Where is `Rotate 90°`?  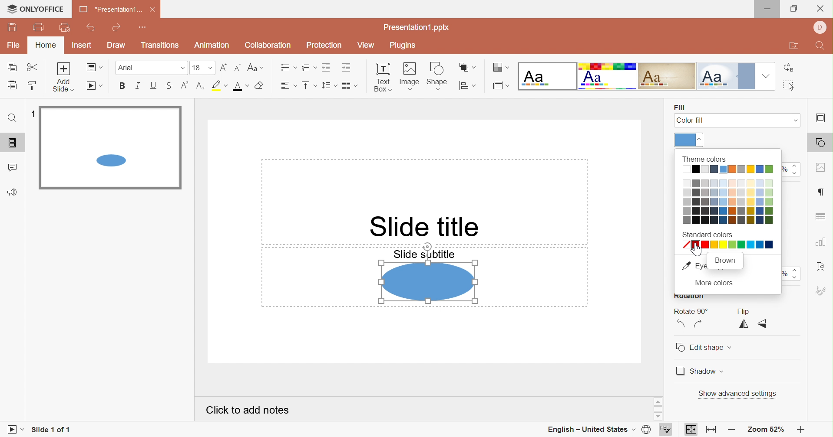 Rotate 90° is located at coordinates (691, 311).